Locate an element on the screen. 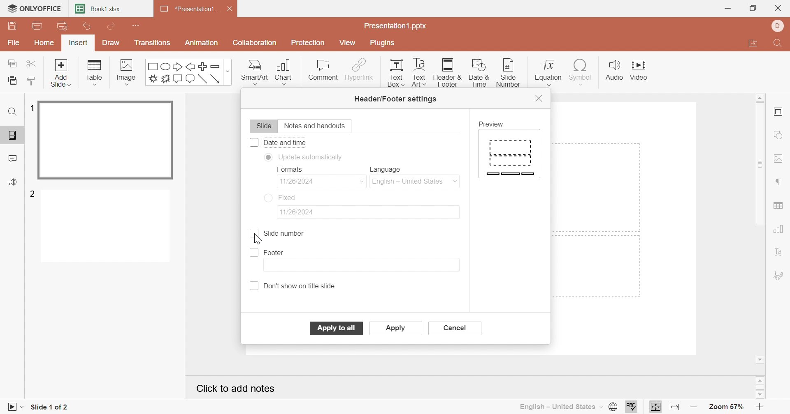  Book1.xlsx is located at coordinates (99, 9).